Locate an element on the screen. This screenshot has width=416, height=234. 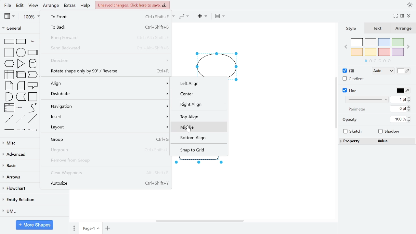
Connector with 2 label is located at coordinates (33, 131).